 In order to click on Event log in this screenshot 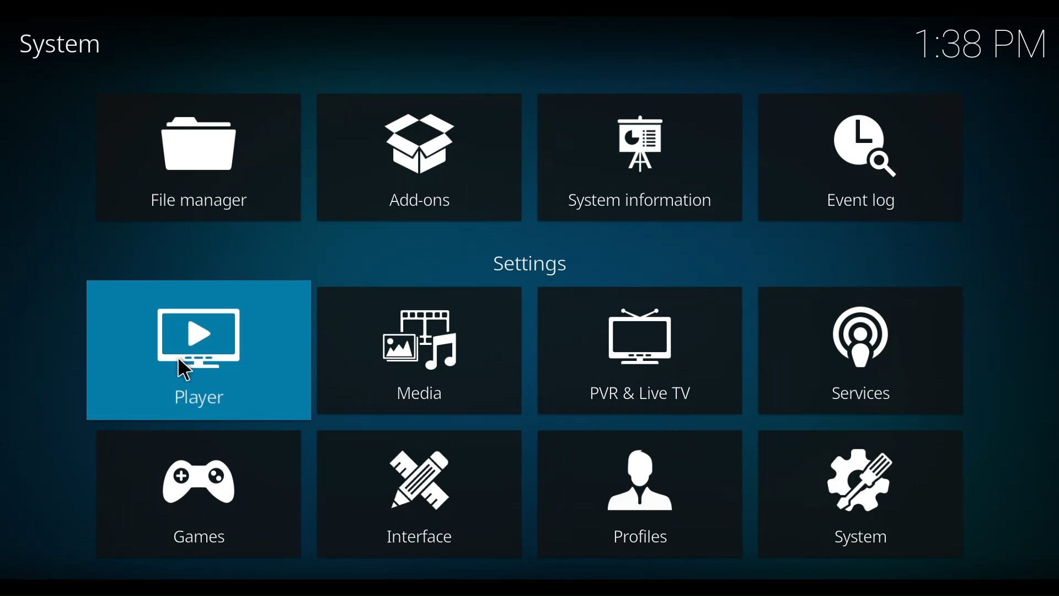, I will do `click(860, 156)`.